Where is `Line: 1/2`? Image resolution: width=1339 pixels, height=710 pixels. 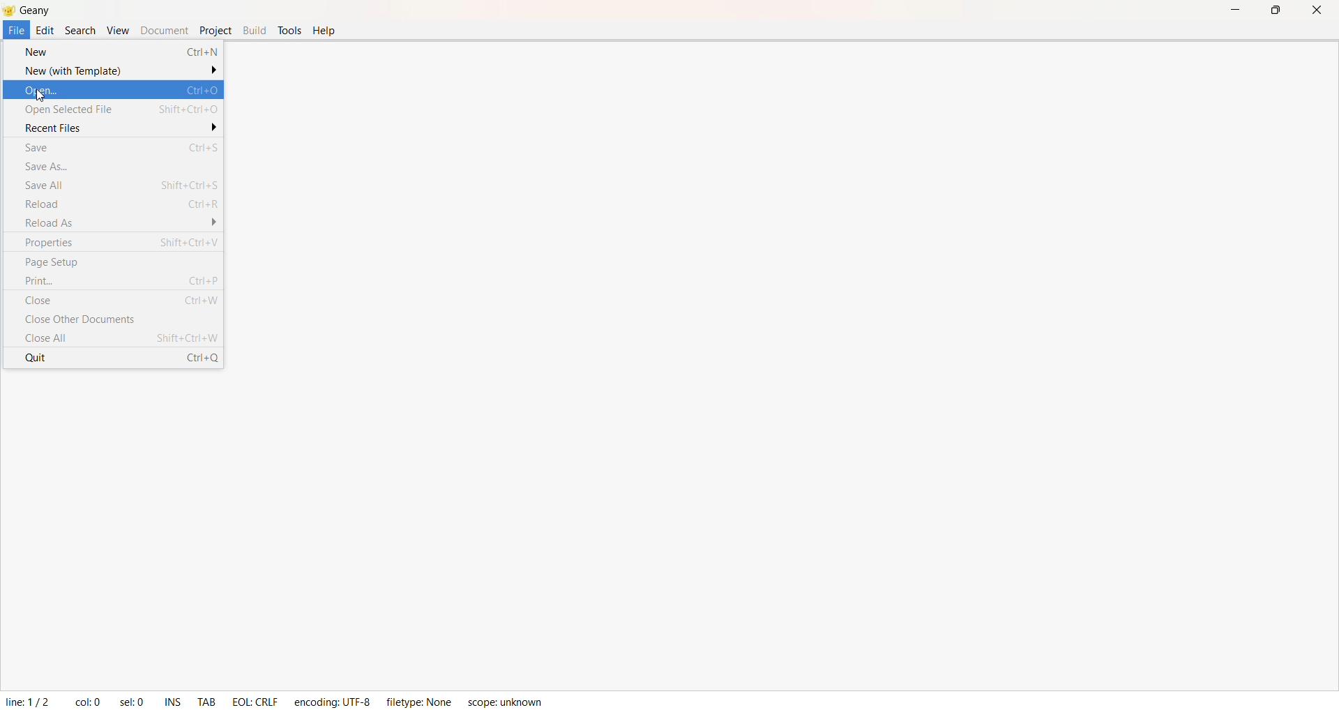
Line: 1/2 is located at coordinates (27, 702).